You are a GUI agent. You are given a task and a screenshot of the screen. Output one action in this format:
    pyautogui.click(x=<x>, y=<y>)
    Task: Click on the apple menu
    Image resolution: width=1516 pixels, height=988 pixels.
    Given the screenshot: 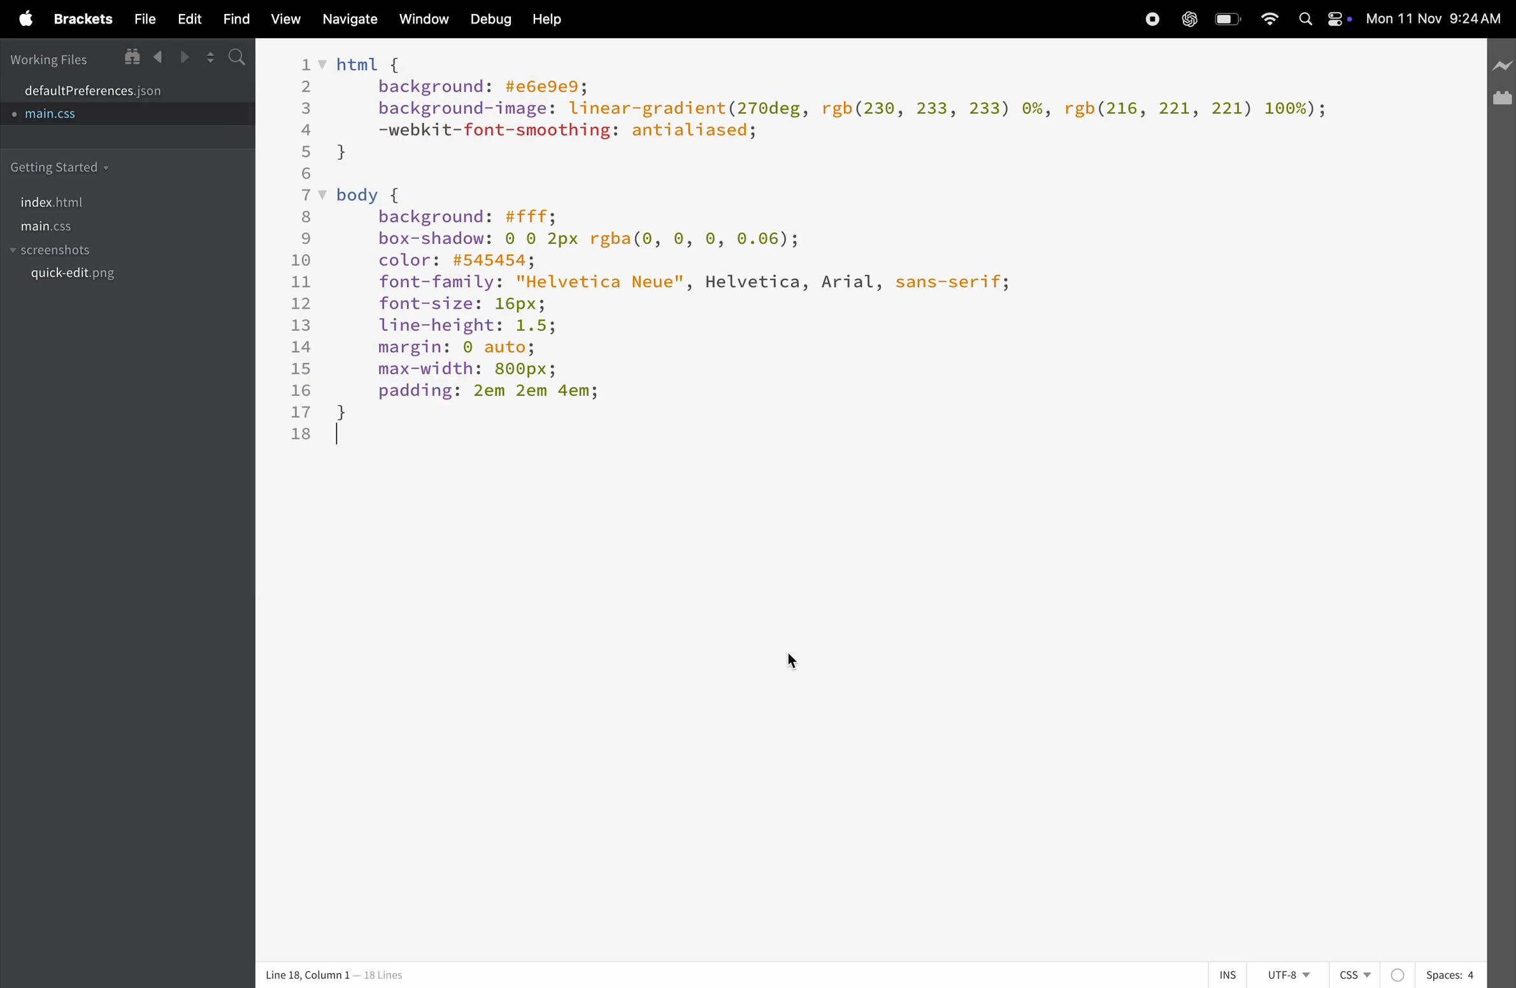 What is the action you would take?
    pyautogui.click(x=18, y=17)
    